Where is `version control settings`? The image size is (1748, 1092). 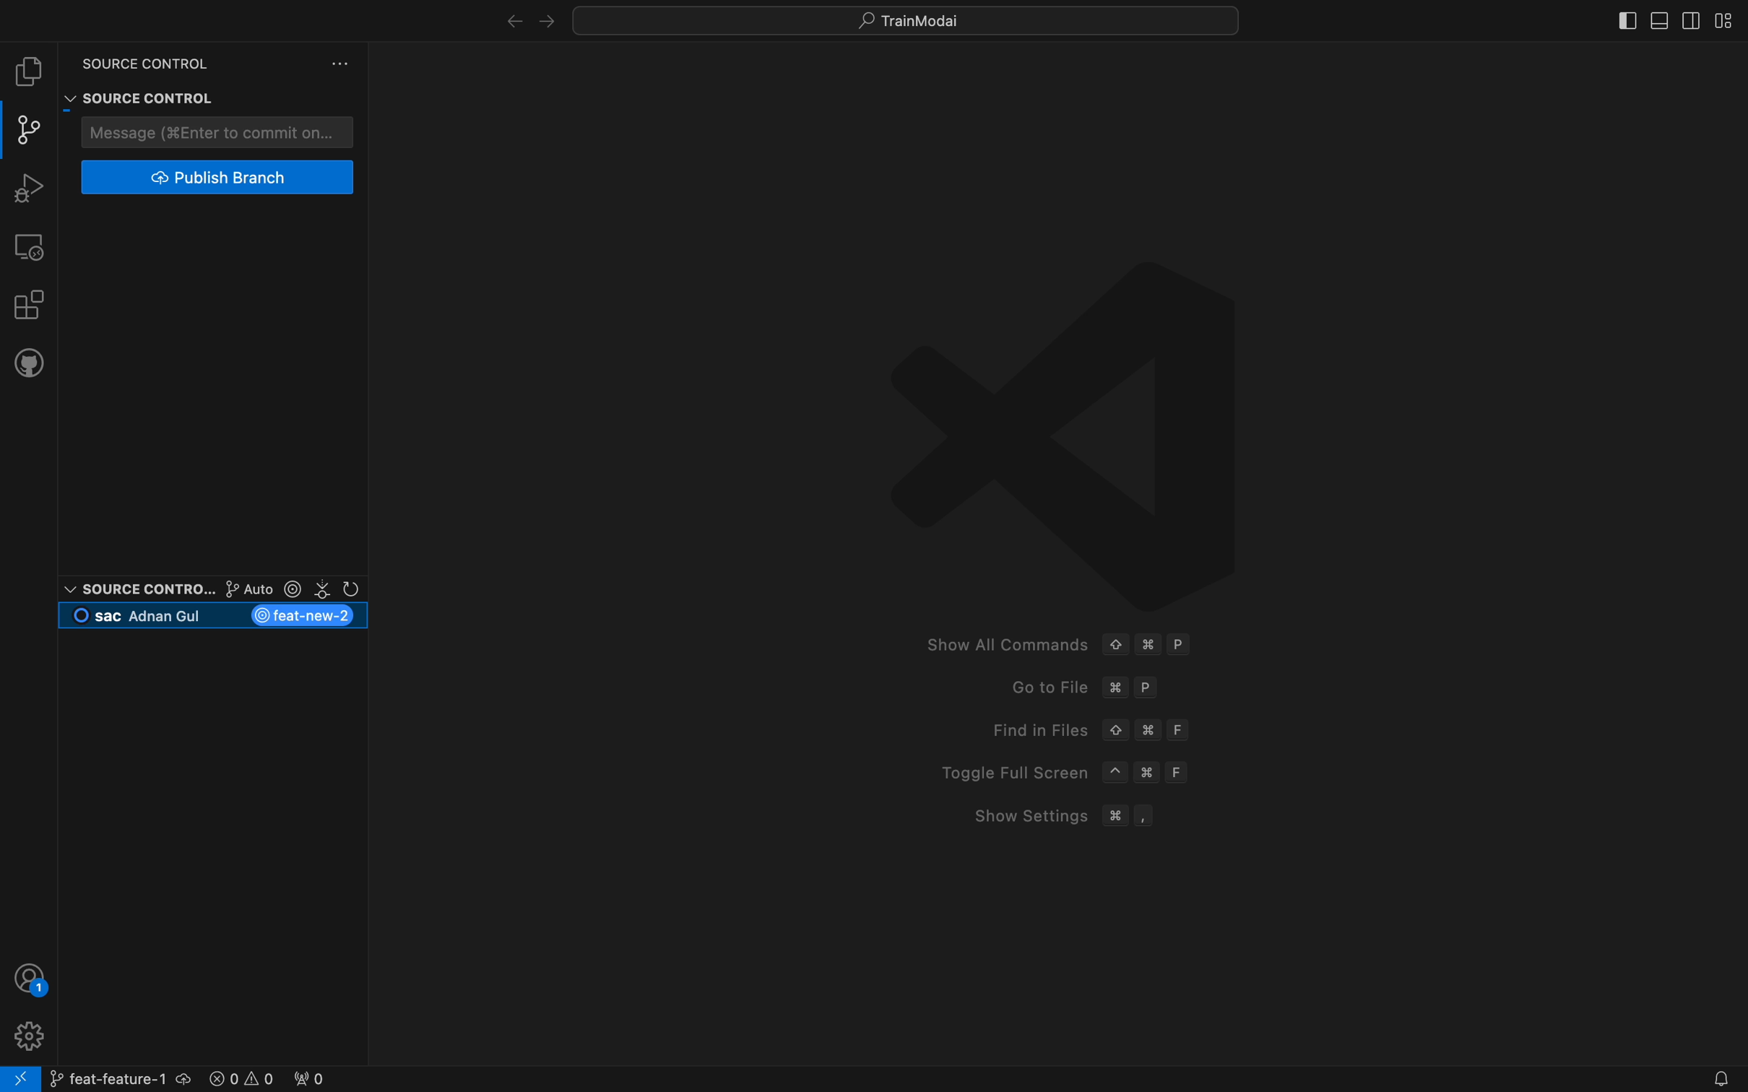 version control settings is located at coordinates (342, 64).